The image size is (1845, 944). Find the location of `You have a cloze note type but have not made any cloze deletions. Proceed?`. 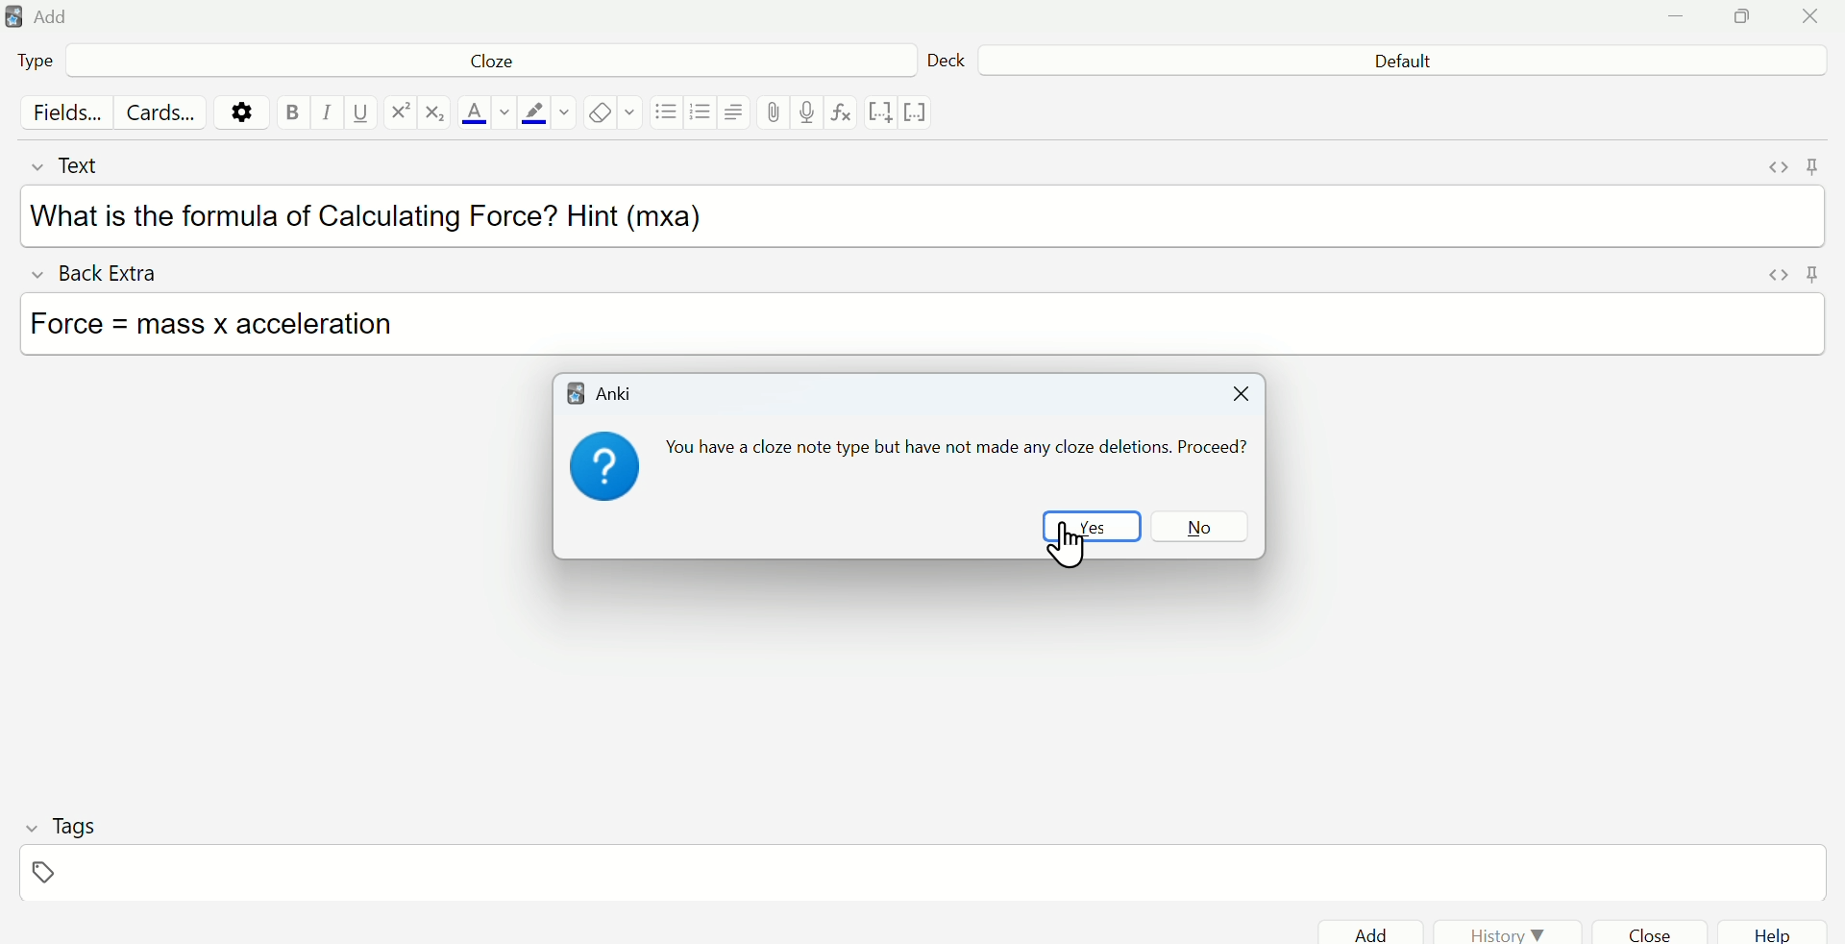

You have a cloze note type but have not made any cloze deletions. Proceed? is located at coordinates (952, 453).